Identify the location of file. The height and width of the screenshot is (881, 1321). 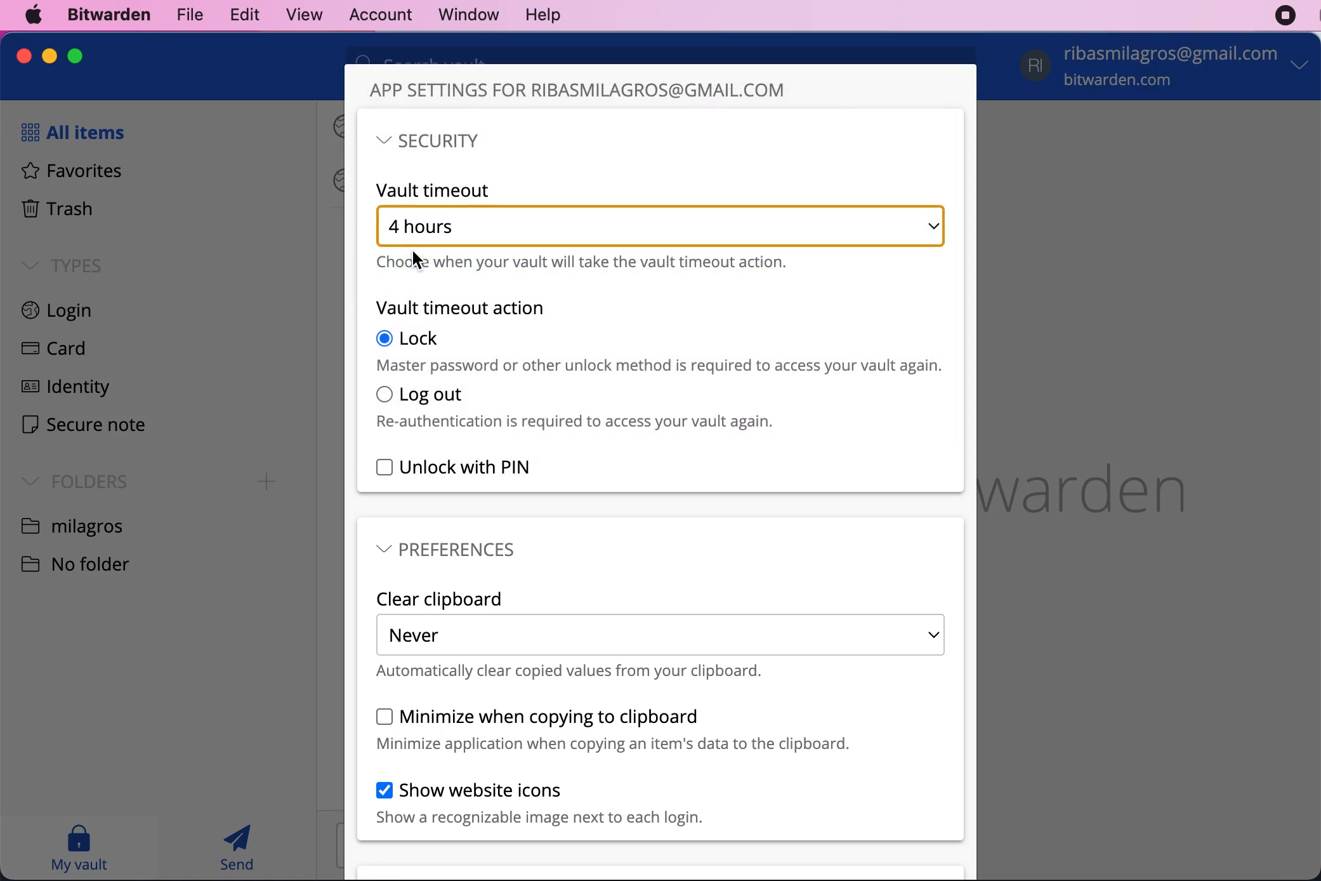
(187, 14).